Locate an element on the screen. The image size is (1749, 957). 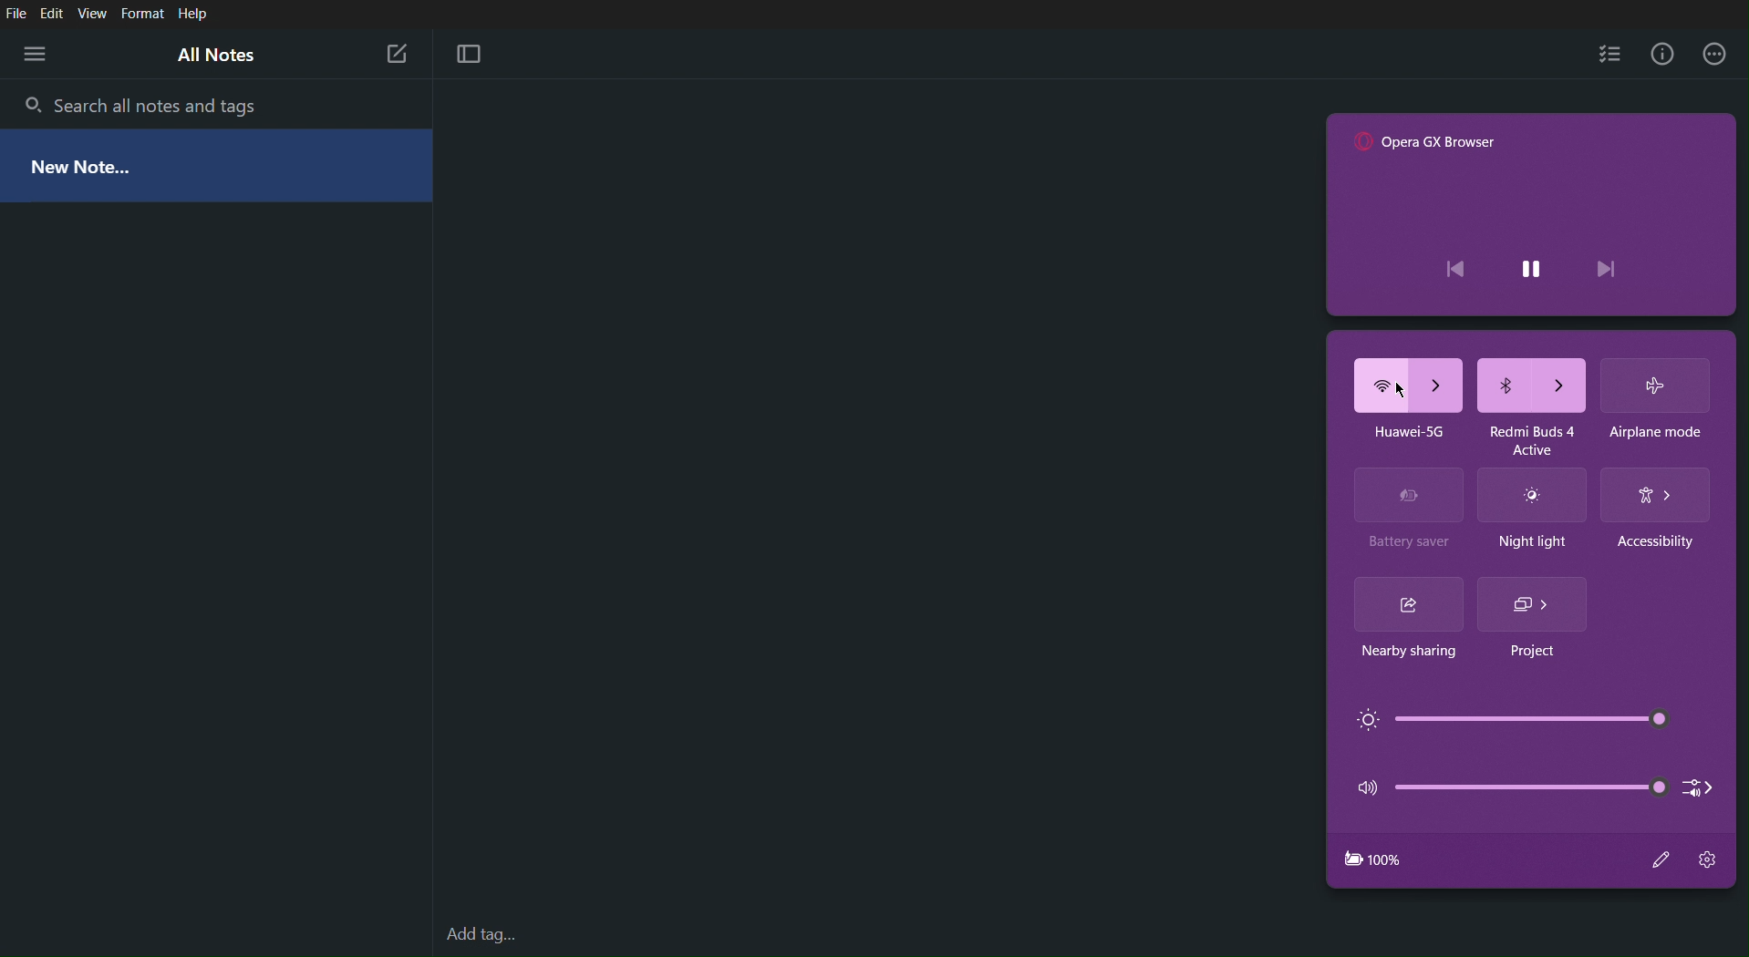
Airplane mode is located at coordinates (1656, 432).